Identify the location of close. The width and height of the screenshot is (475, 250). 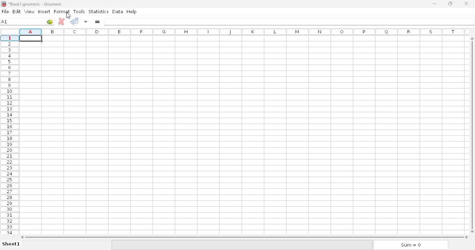
(466, 3).